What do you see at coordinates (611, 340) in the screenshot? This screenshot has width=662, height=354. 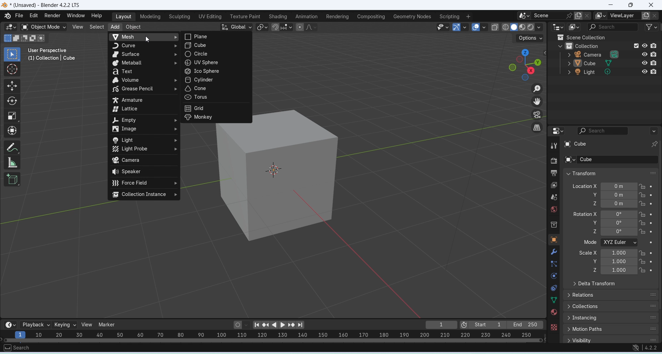 I see `Visibility` at bounding box center [611, 340].